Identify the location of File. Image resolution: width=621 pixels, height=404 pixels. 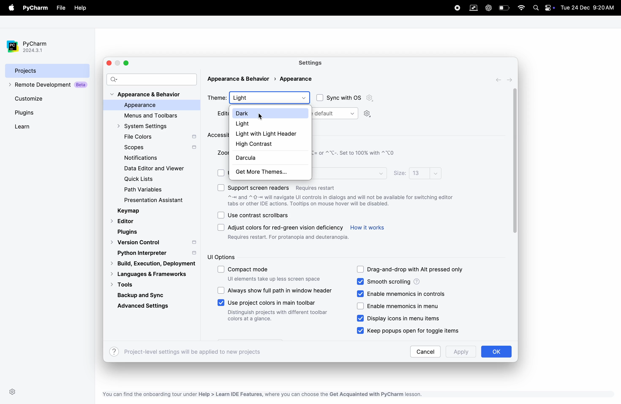
(60, 8).